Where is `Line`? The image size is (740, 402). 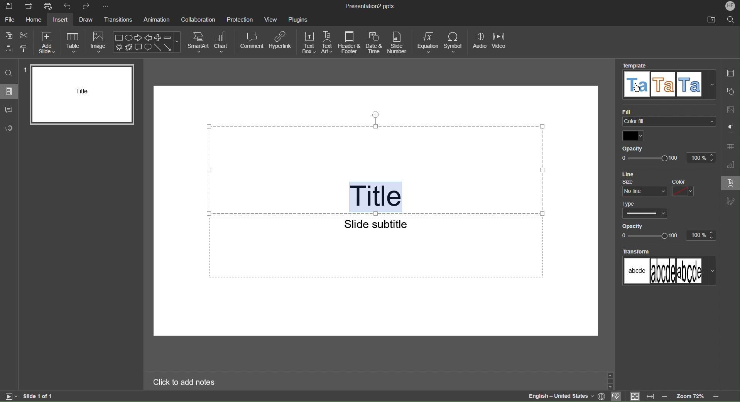 Line is located at coordinates (637, 173).